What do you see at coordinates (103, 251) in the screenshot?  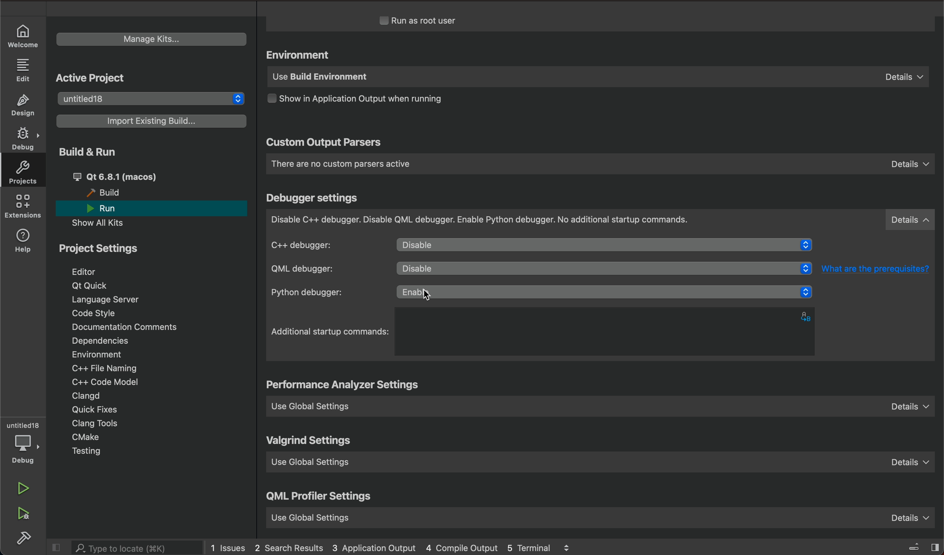 I see `project` at bounding box center [103, 251].